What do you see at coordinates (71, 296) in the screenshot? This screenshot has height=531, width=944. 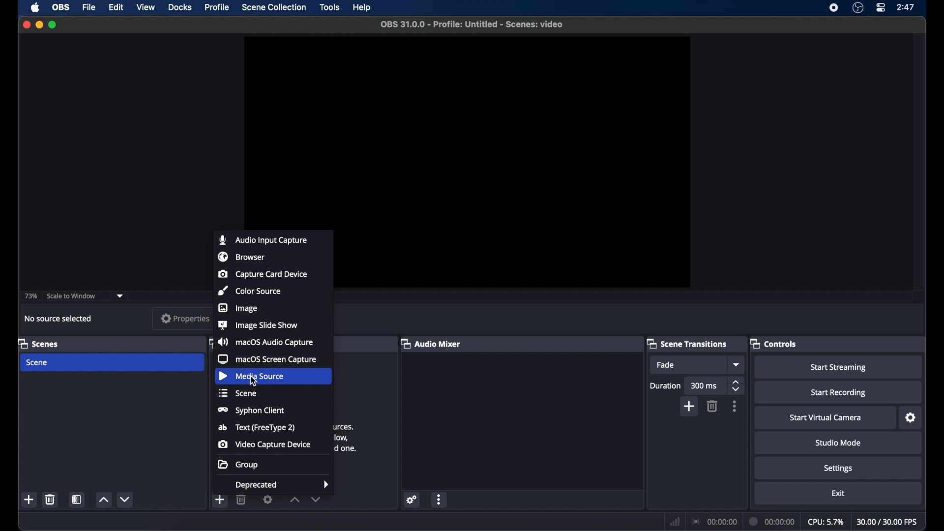 I see `scale to window` at bounding box center [71, 296].